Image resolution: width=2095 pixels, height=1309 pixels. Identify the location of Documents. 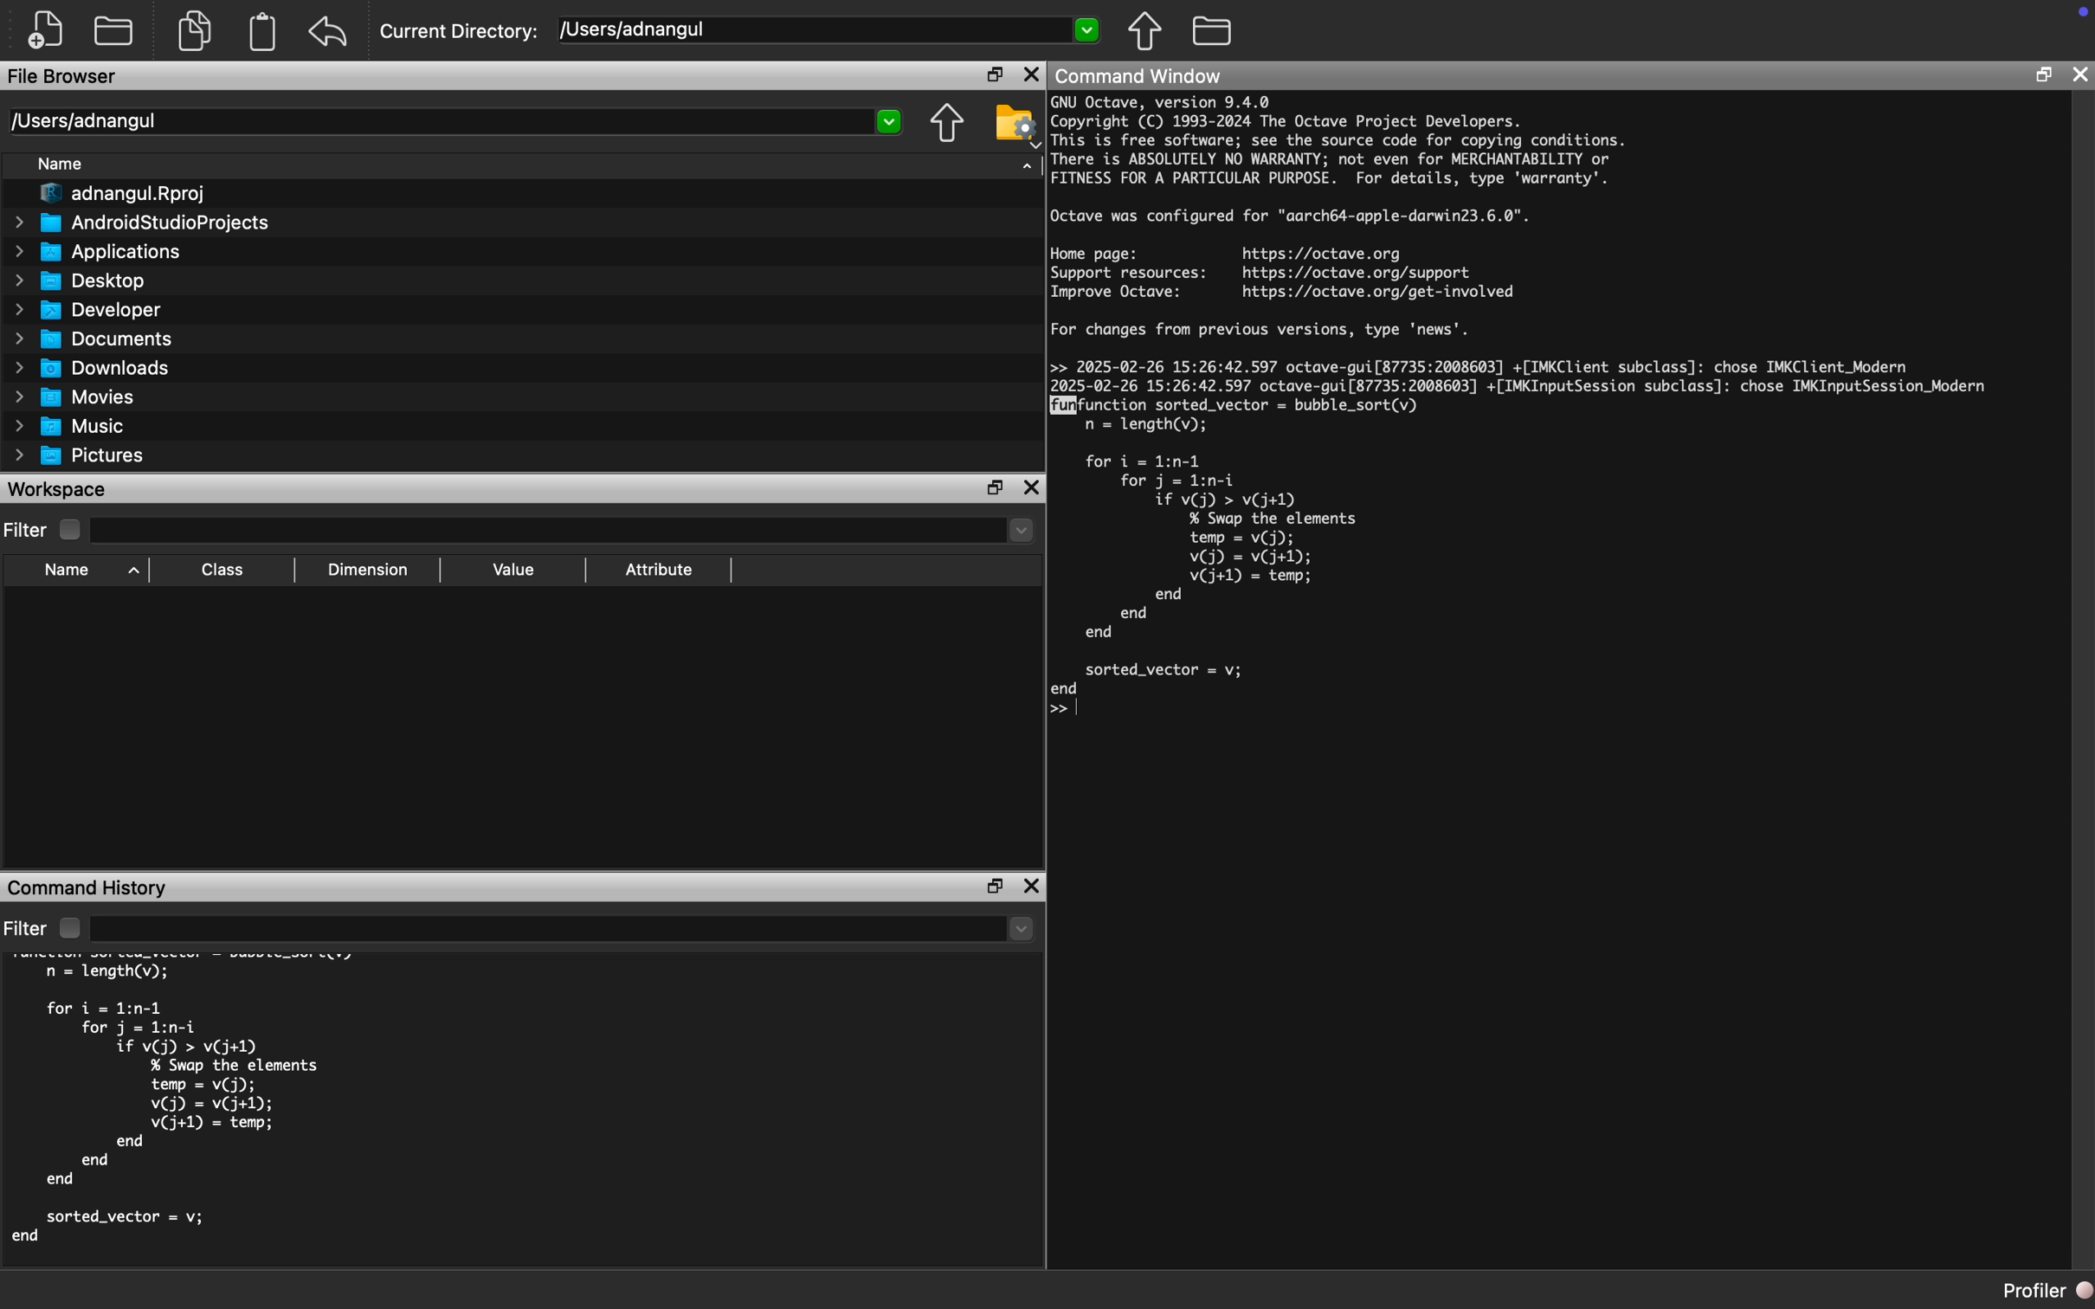
(93, 338).